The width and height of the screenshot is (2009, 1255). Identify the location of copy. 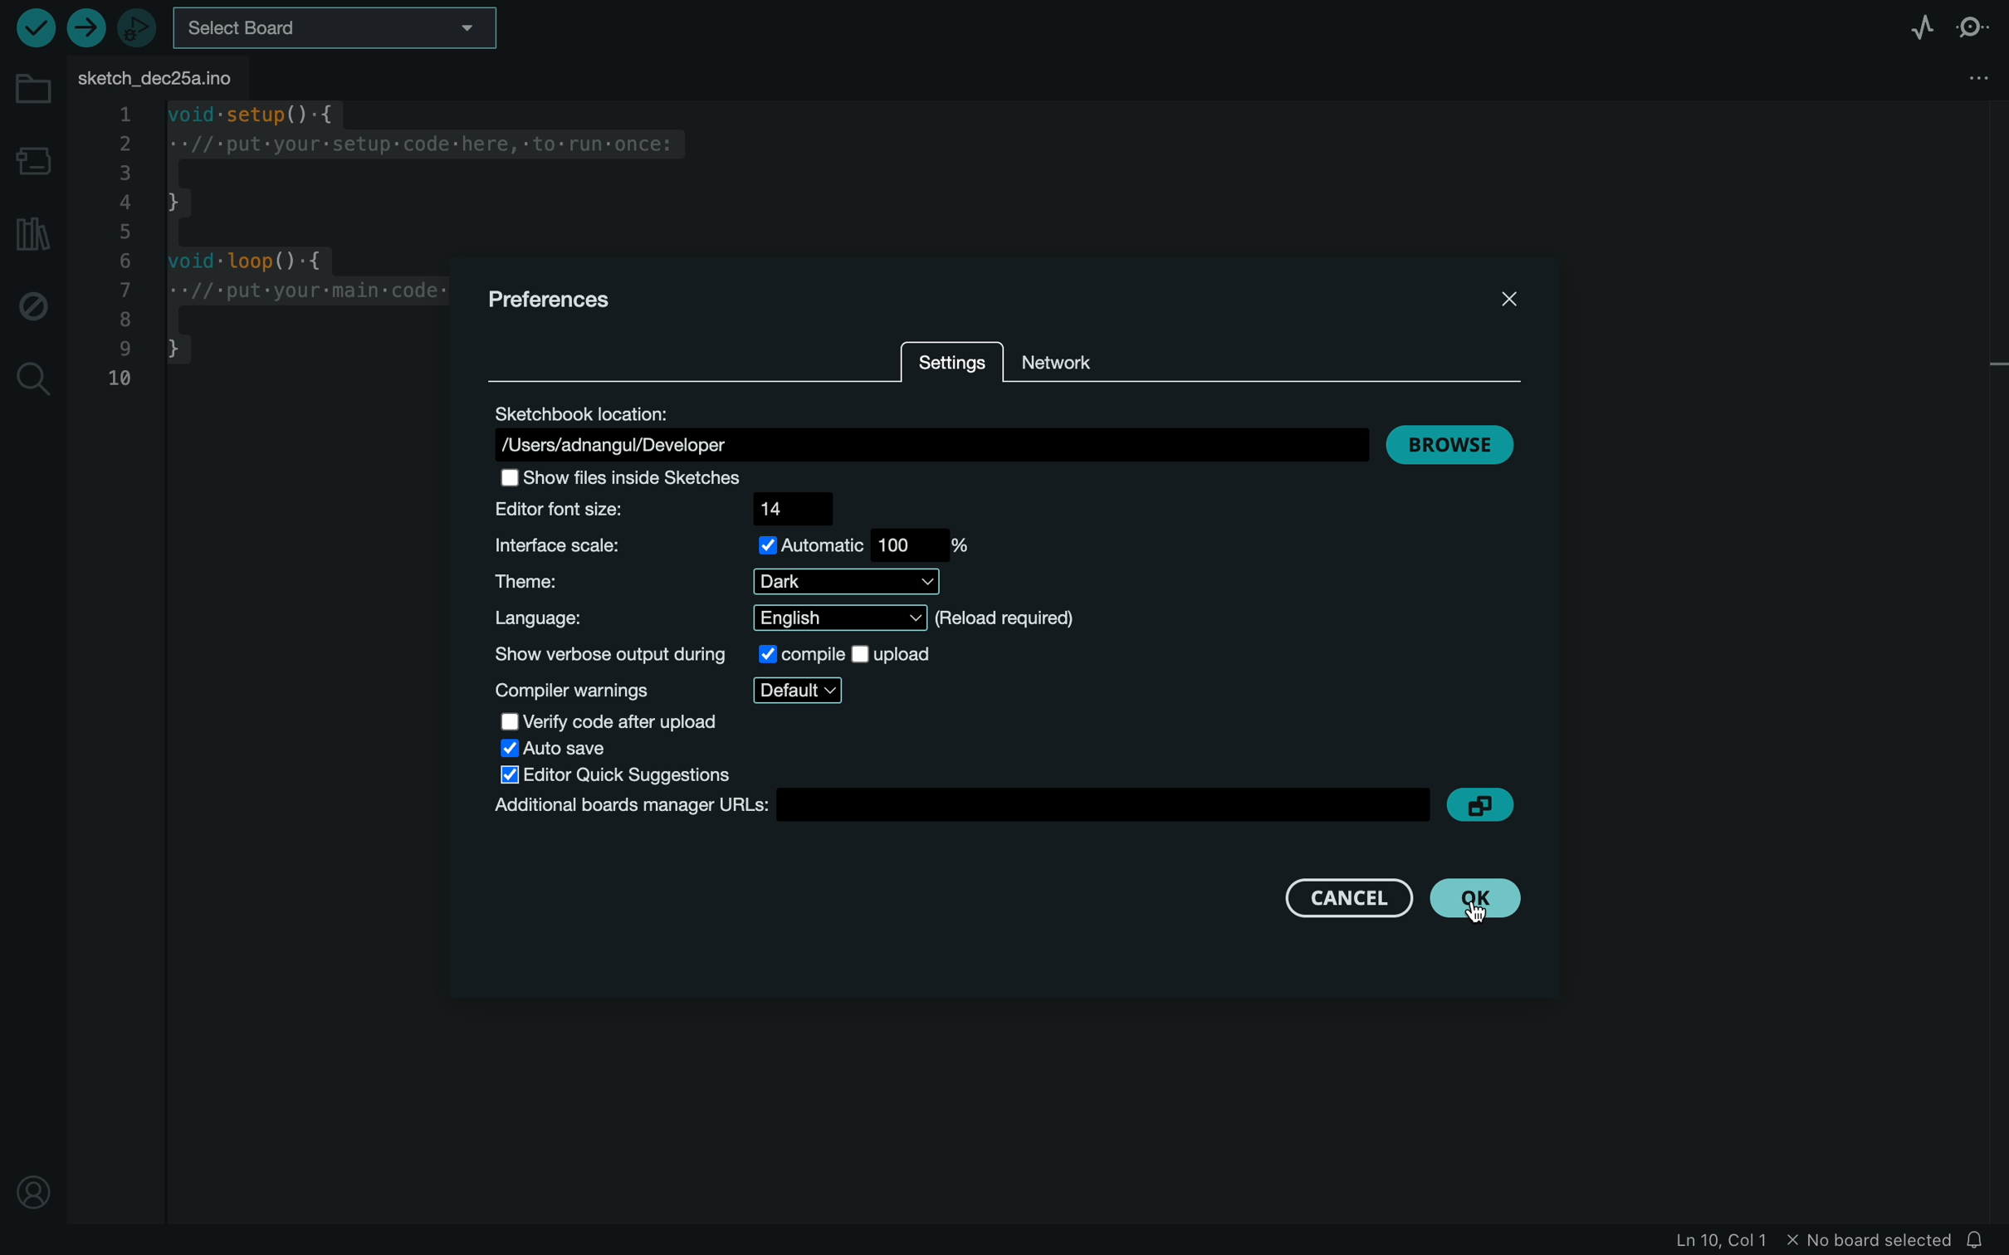
(1479, 803).